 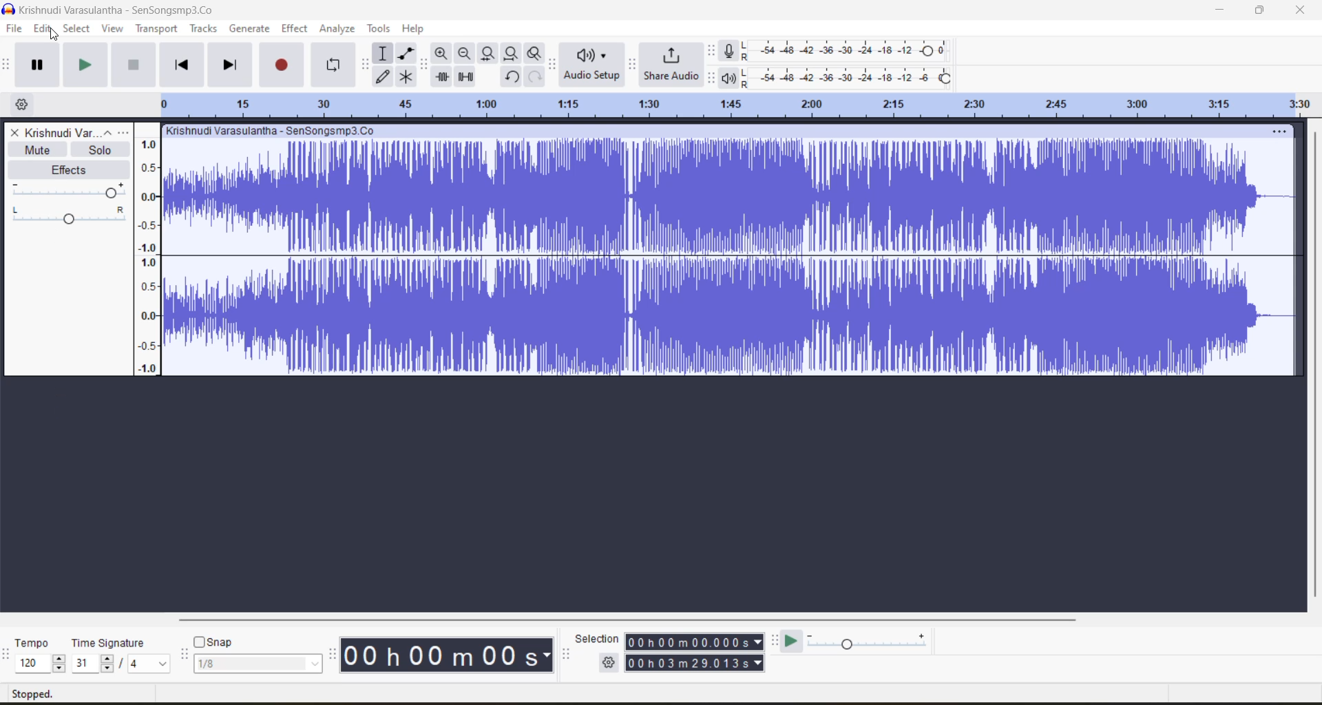 What do you see at coordinates (731, 51) in the screenshot?
I see `record meter` at bounding box center [731, 51].